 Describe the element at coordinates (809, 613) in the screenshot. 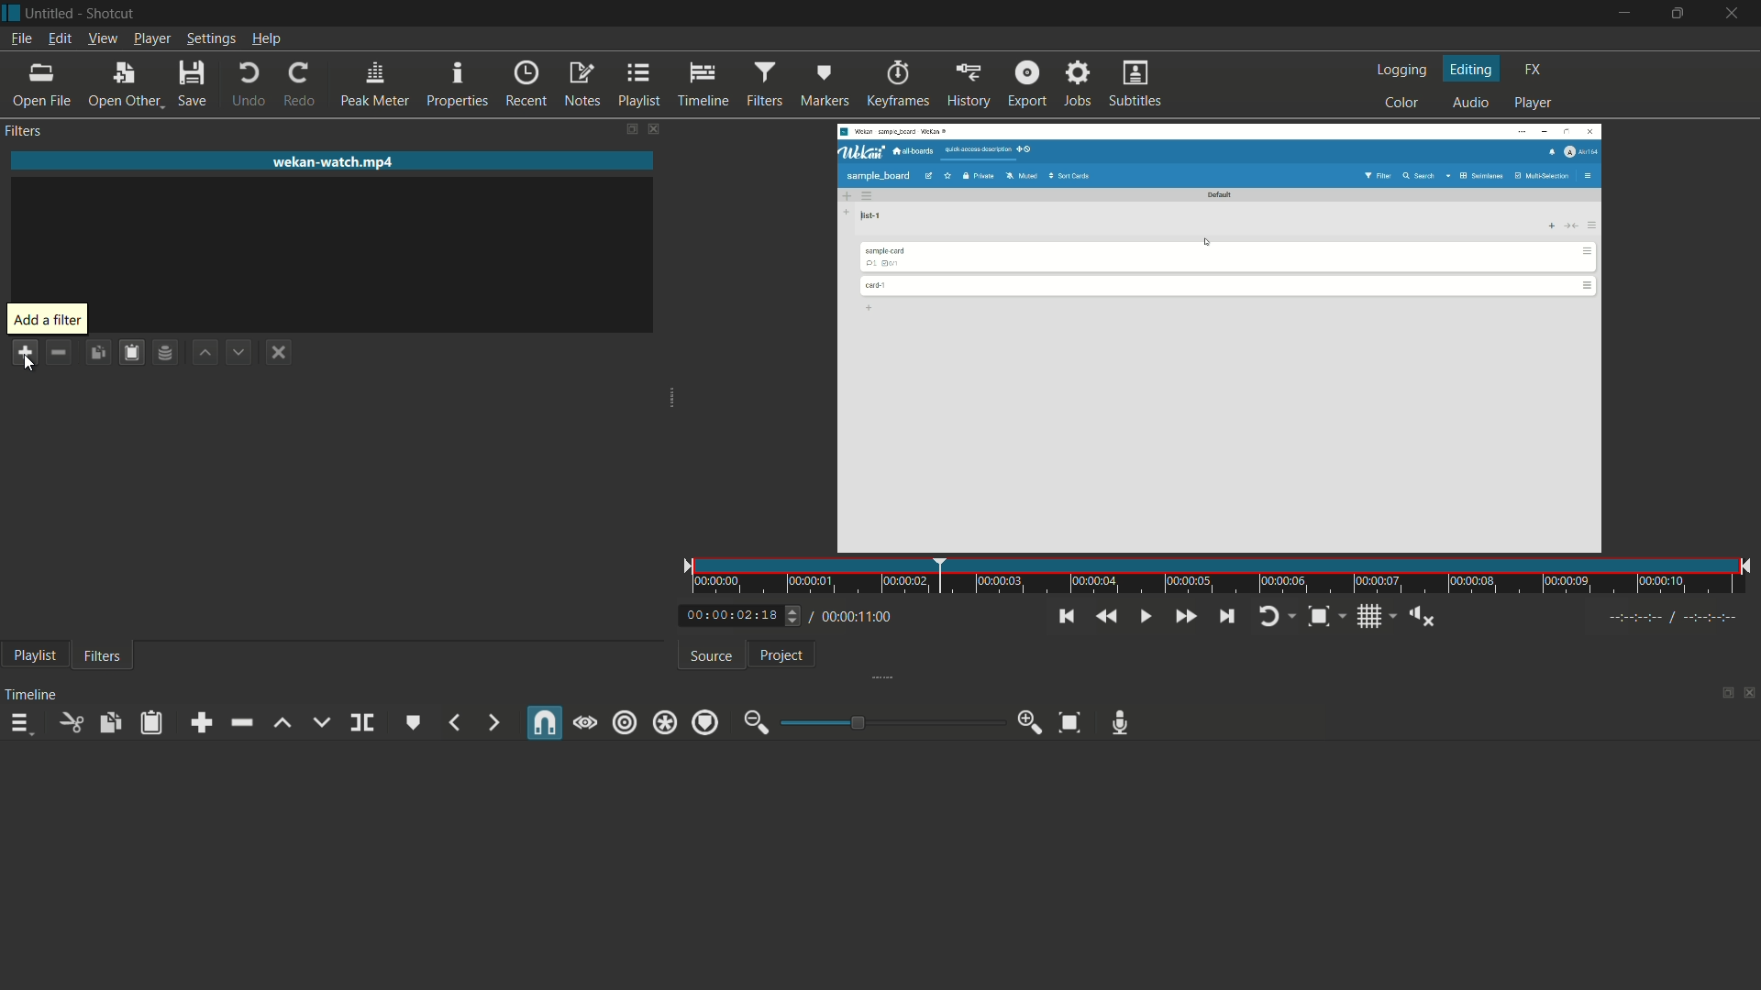

I see `/` at that location.